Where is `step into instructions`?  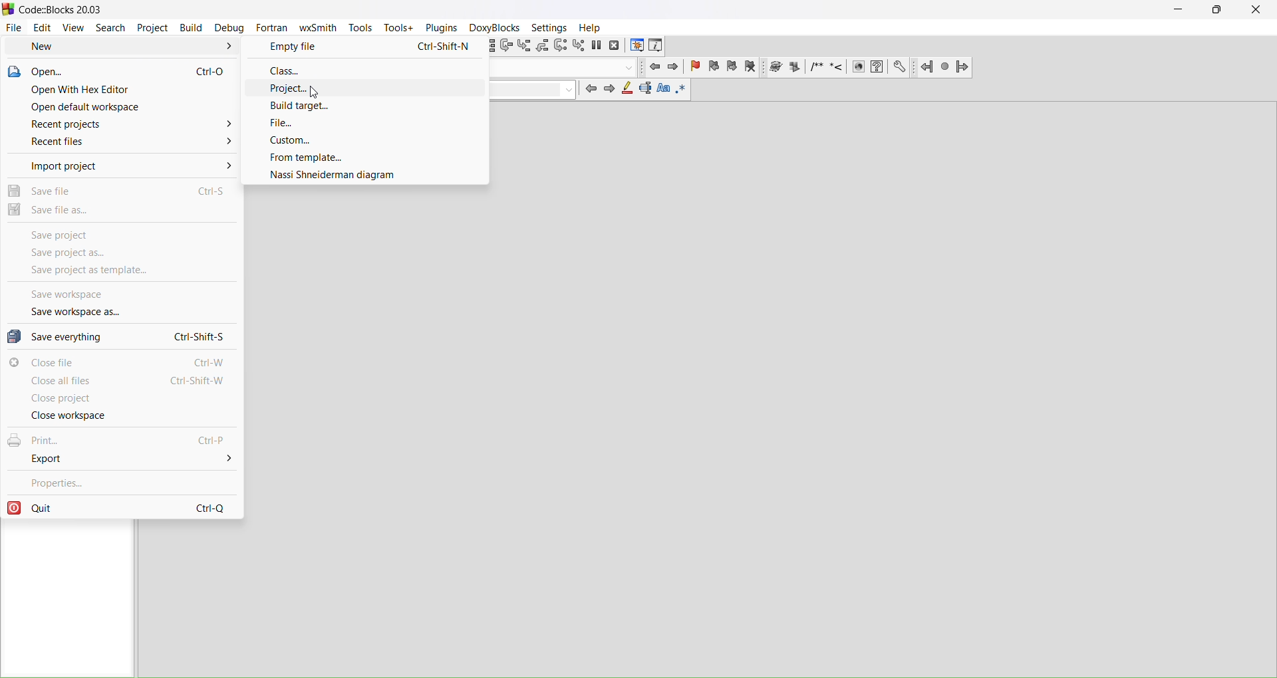
step into instructions is located at coordinates (579, 47).